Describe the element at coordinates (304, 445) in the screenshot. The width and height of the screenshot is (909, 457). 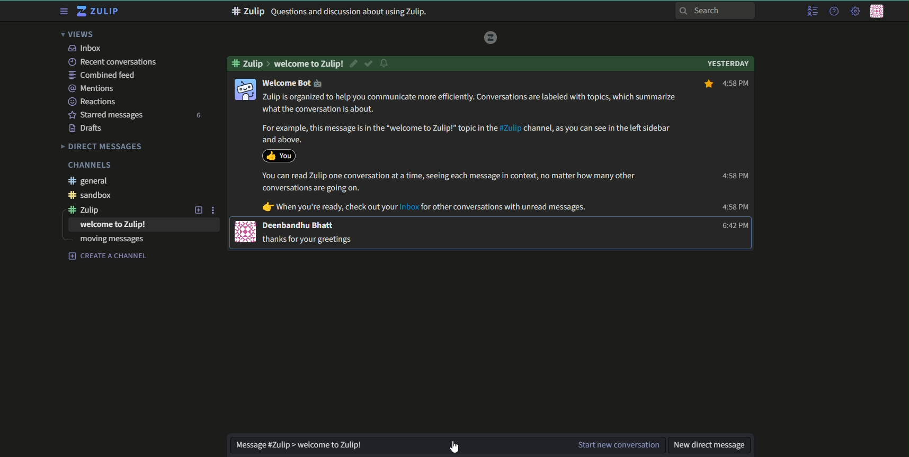
I see `Message #Zulip > welcome to Zulip!` at that location.